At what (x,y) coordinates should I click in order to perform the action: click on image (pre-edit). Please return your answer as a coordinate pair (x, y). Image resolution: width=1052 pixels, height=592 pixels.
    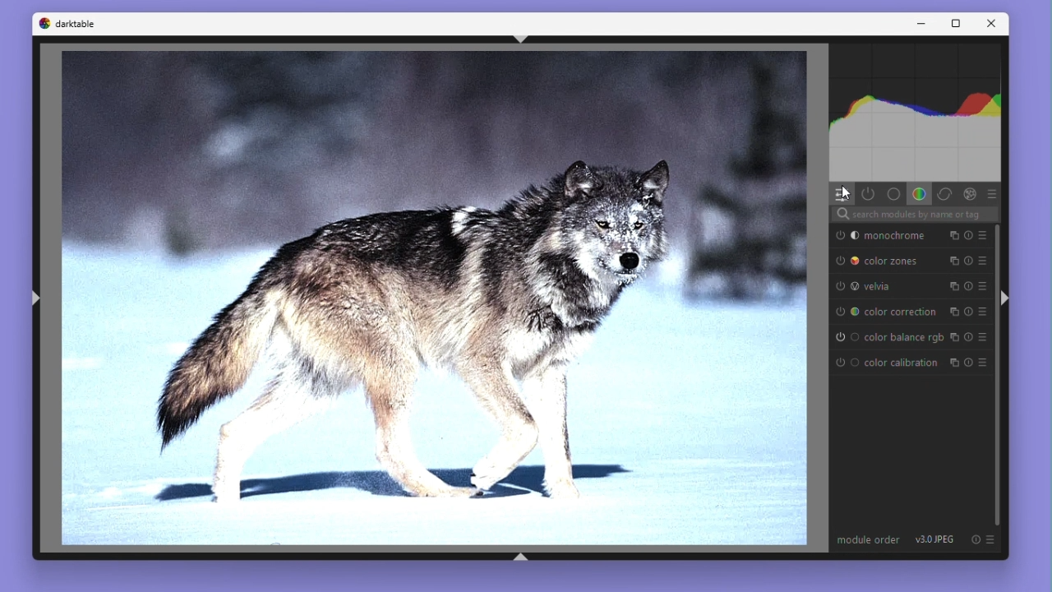
    Looking at the image, I should click on (432, 300).